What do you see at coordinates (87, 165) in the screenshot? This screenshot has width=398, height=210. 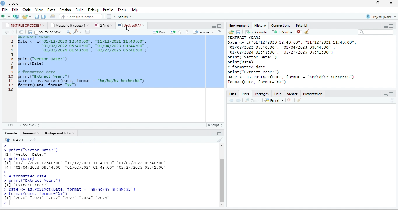 I see `> print(Date)[1] "01/12/2020 12:40:00" "11/12/2021 11:40:00" "01/02/2022 05:40:00"[4] "01/04/2023 09:44:00" "01/02/2024 01:43:00" "02/27/2025 05:41:00"` at bounding box center [87, 165].